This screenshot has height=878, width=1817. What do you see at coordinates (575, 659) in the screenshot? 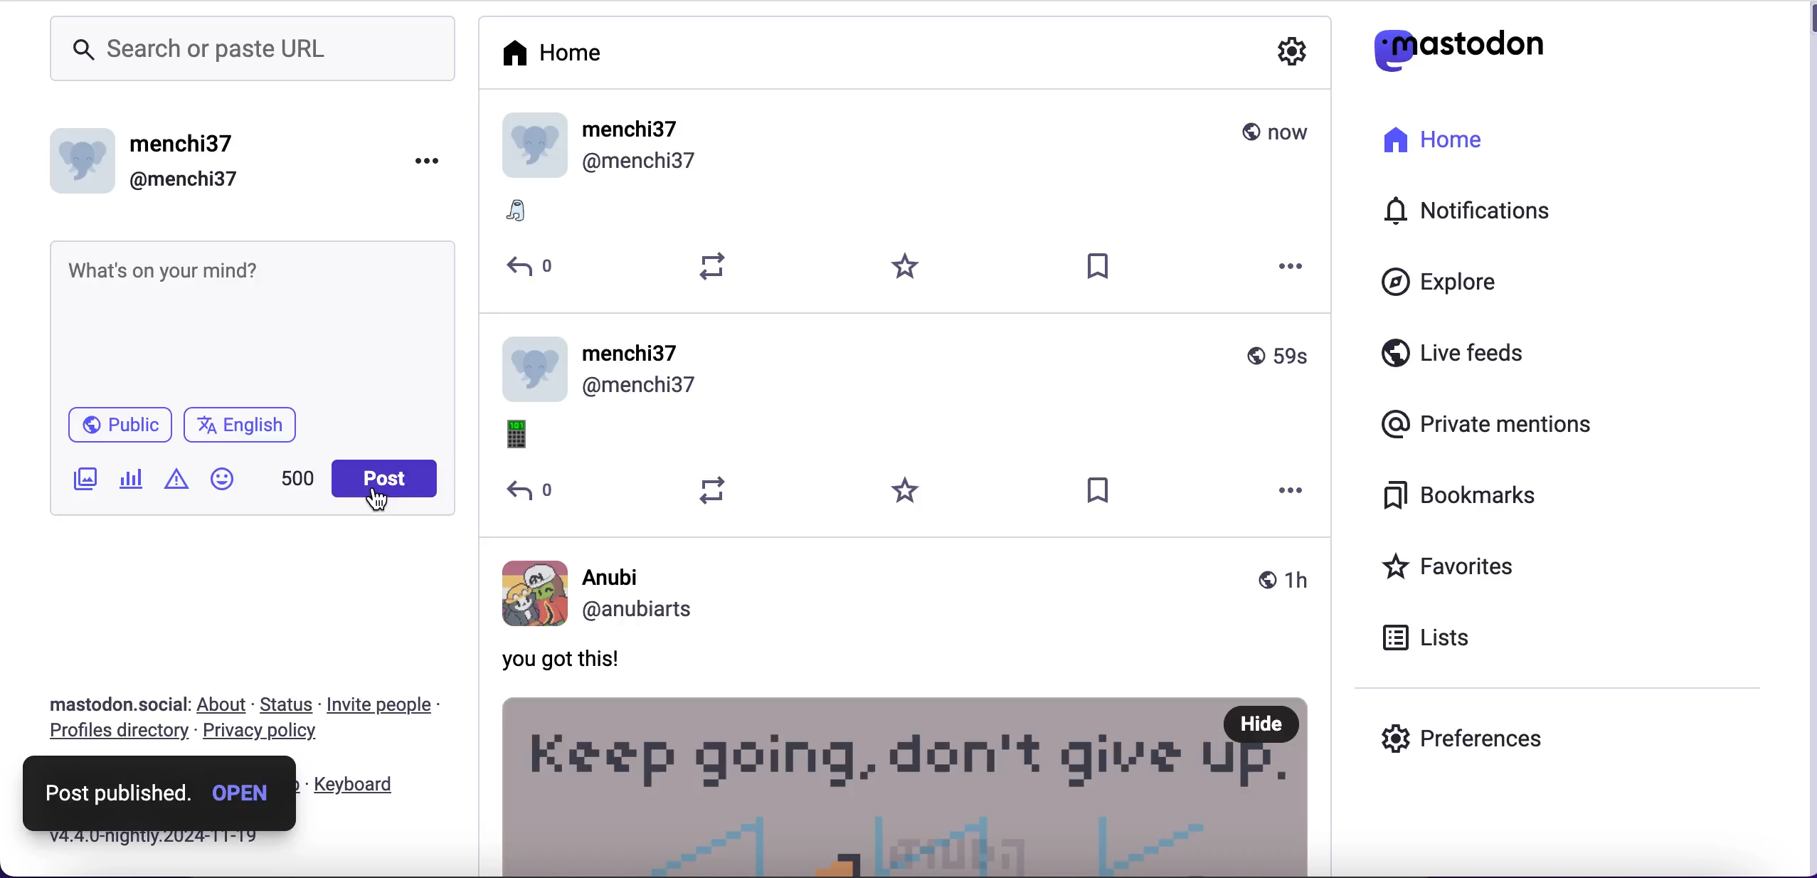
I see `You got this!` at bounding box center [575, 659].